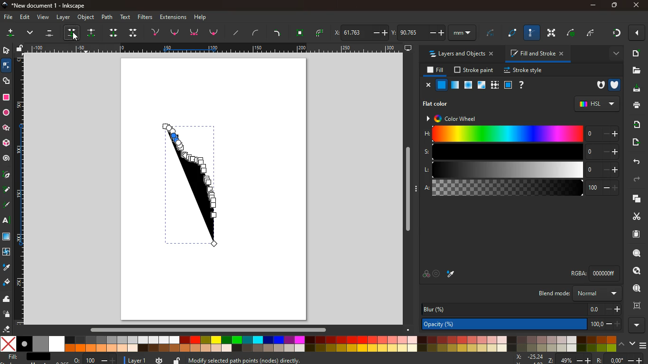  Describe the element at coordinates (573, 33) in the screenshot. I see `curve` at that location.